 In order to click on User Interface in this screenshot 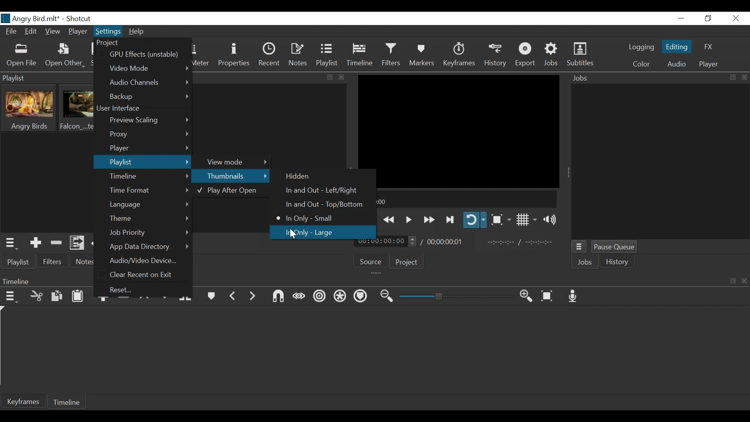, I will do `click(123, 109)`.